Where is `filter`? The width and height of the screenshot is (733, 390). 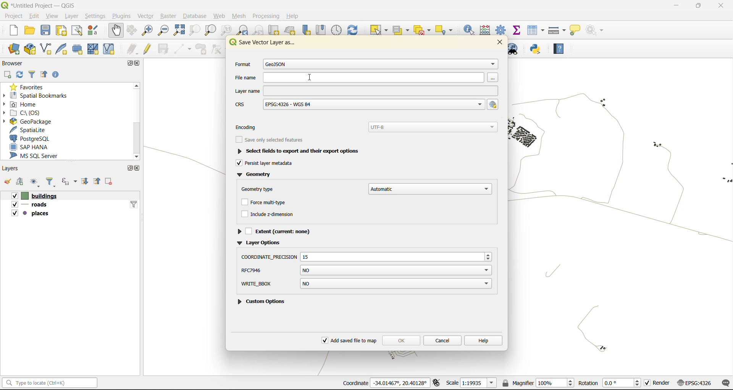 filter is located at coordinates (134, 204).